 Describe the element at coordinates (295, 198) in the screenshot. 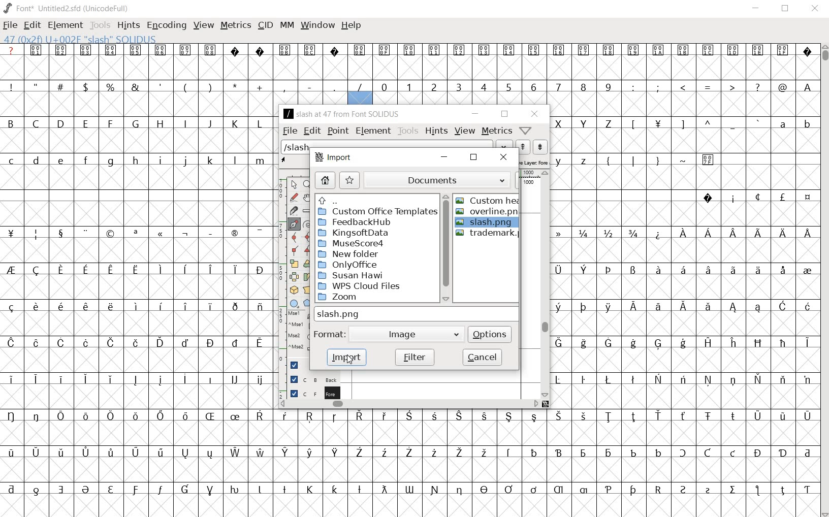

I see `draw a freehand curve` at that location.